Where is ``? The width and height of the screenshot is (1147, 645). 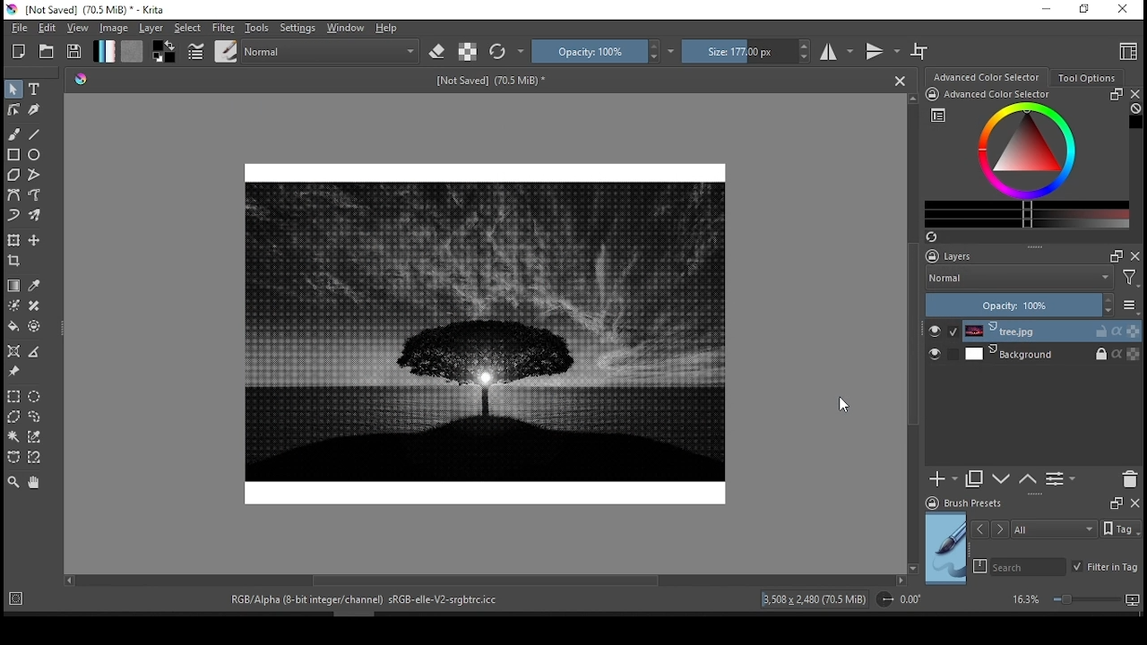
 is located at coordinates (924, 52).